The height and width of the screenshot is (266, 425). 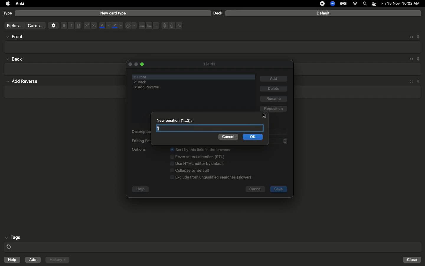 What do you see at coordinates (323, 13) in the screenshot?
I see `Default` at bounding box center [323, 13].